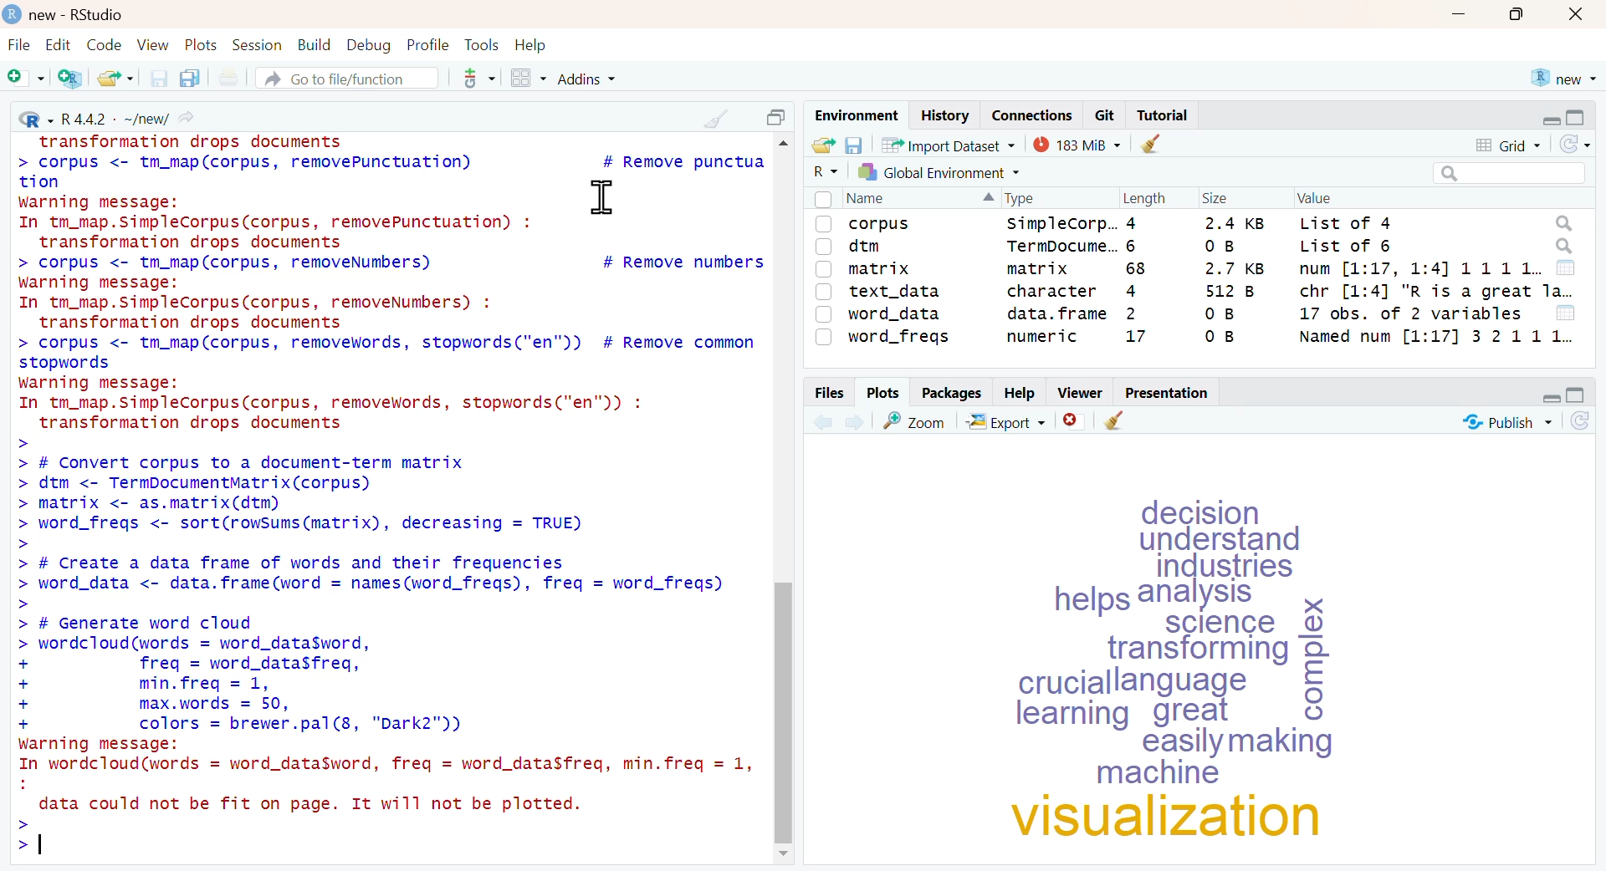 This screenshot has height=871, width=1606. What do you see at coordinates (1576, 15) in the screenshot?
I see `close` at bounding box center [1576, 15].